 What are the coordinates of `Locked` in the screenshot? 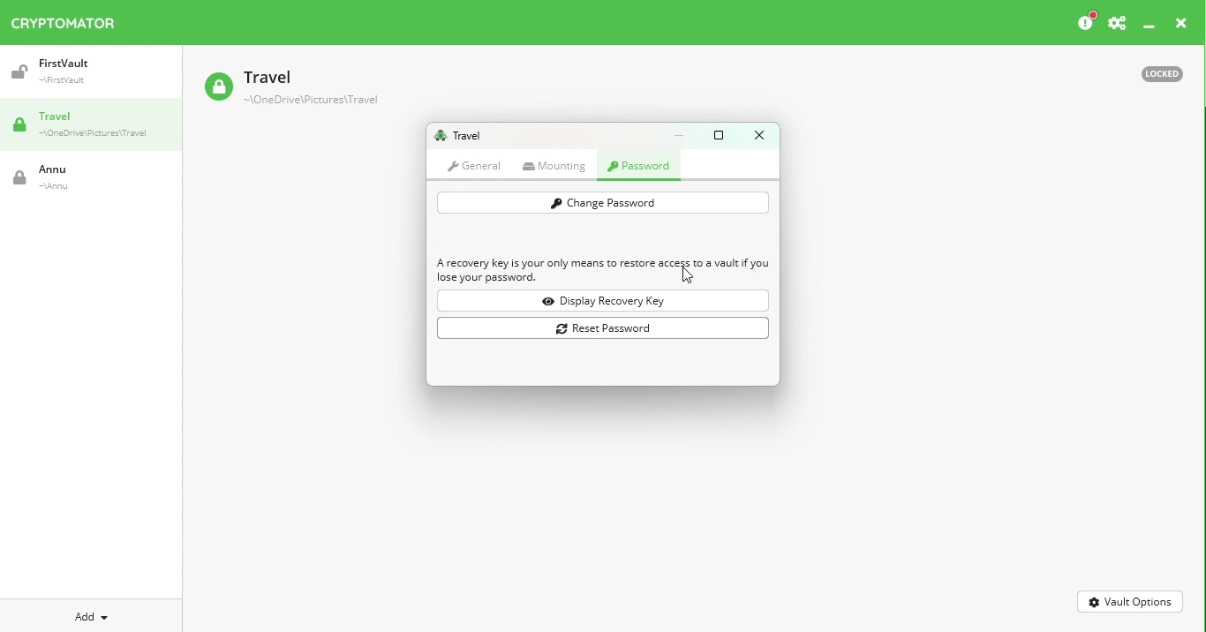 It's located at (1154, 72).